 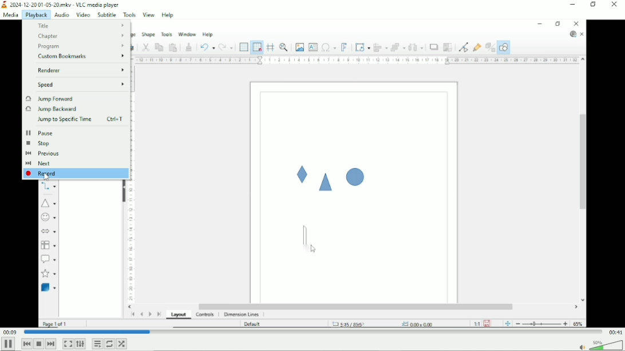 What do you see at coordinates (39, 344) in the screenshot?
I see `Stop playlist` at bounding box center [39, 344].